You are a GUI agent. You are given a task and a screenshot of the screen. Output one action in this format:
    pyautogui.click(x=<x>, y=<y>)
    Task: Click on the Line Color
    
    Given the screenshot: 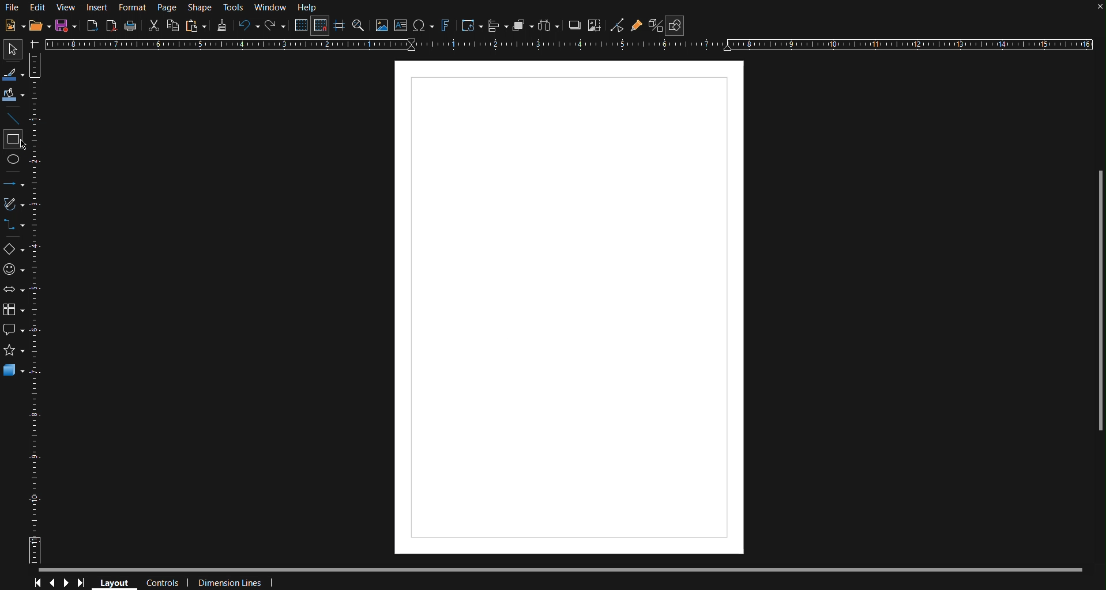 What is the action you would take?
    pyautogui.click(x=14, y=73)
    